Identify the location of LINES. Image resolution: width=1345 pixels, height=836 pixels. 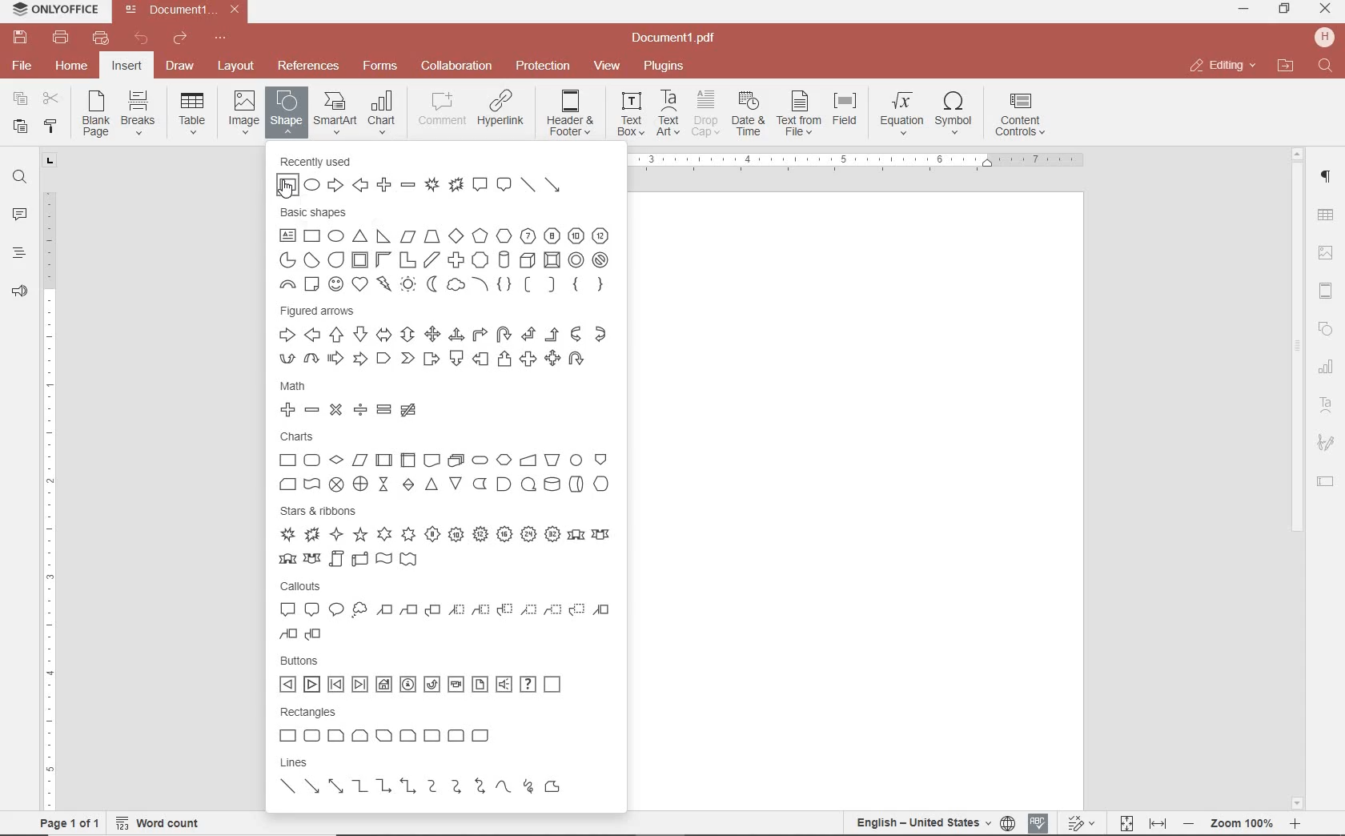
(447, 778).